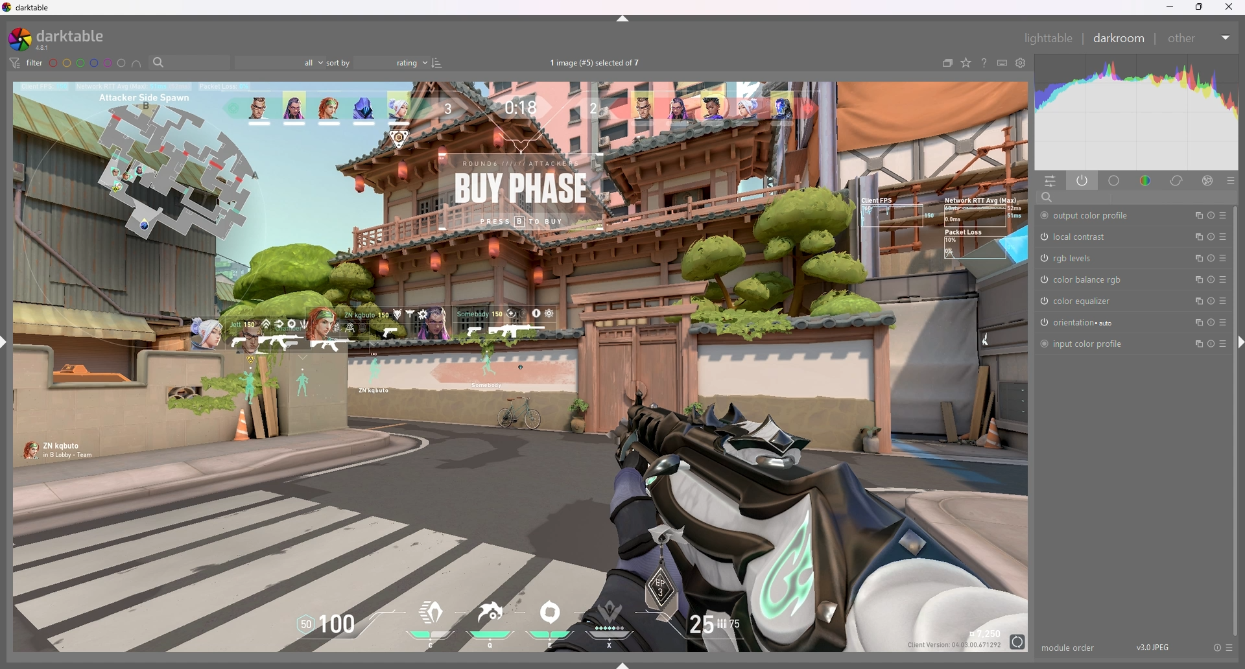 The width and height of the screenshot is (1245, 669). What do you see at coordinates (1224, 300) in the screenshot?
I see `presets` at bounding box center [1224, 300].